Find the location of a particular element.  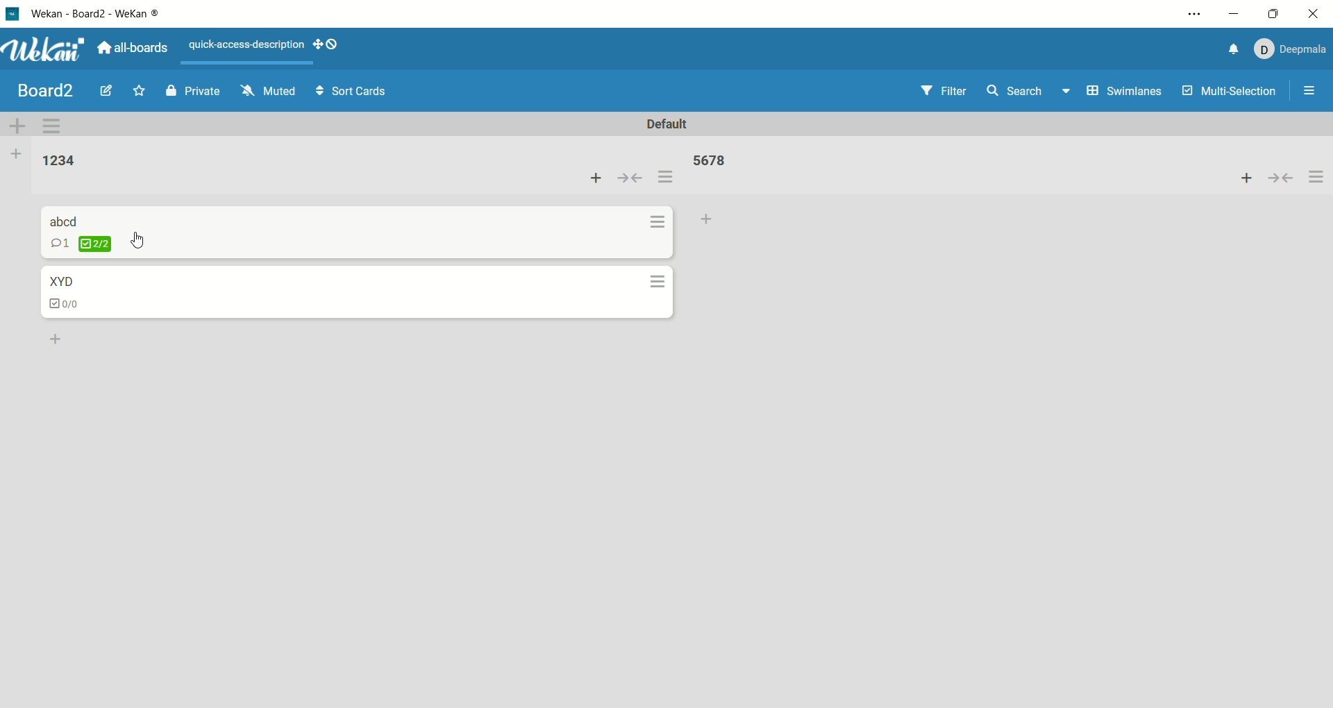

options is located at coordinates (1315, 94).